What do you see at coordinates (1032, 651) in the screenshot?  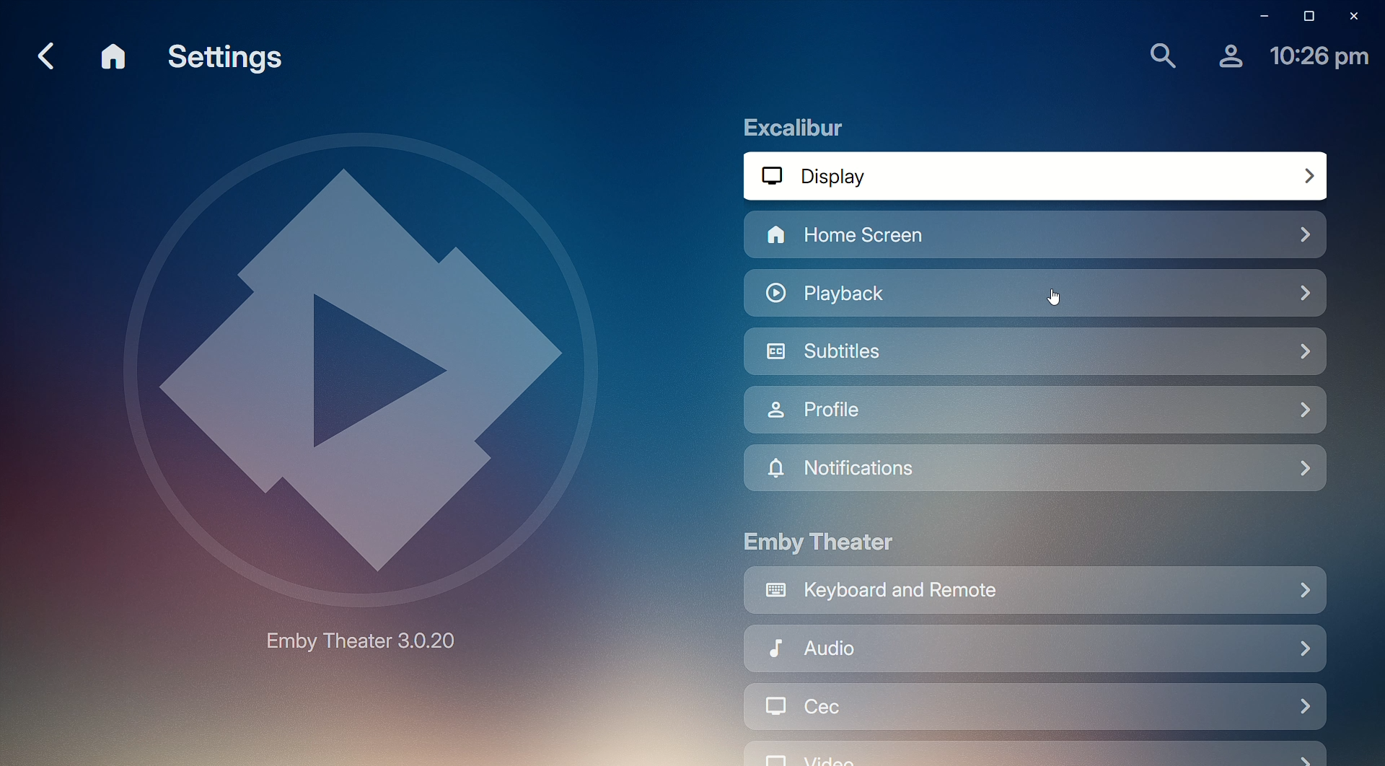 I see `Audio` at bounding box center [1032, 651].